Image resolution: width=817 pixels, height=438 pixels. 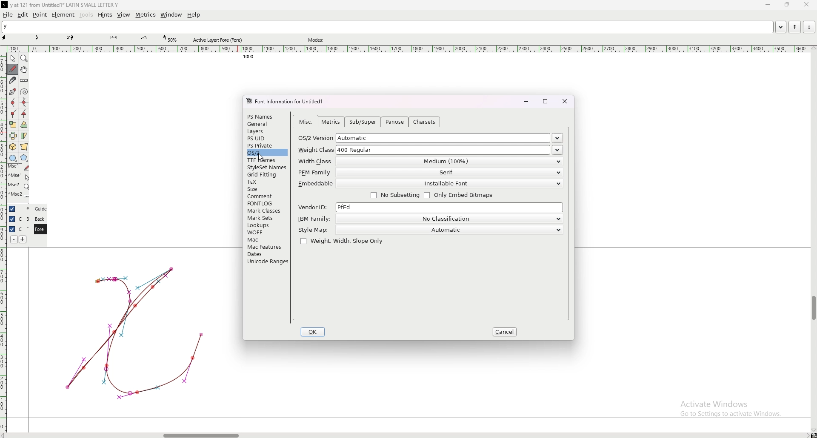 What do you see at coordinates (317, 40) in the screenshot?
I see `modes` at bounding box center [317, 40].